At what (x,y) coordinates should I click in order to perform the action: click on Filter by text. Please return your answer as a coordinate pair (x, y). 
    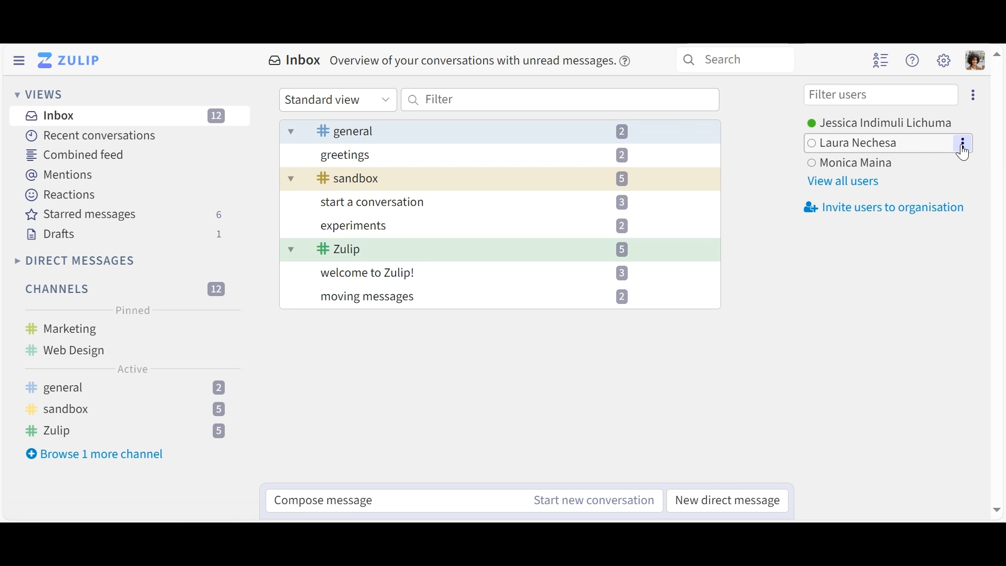
    Looking at the image, I should click on (561, 100).